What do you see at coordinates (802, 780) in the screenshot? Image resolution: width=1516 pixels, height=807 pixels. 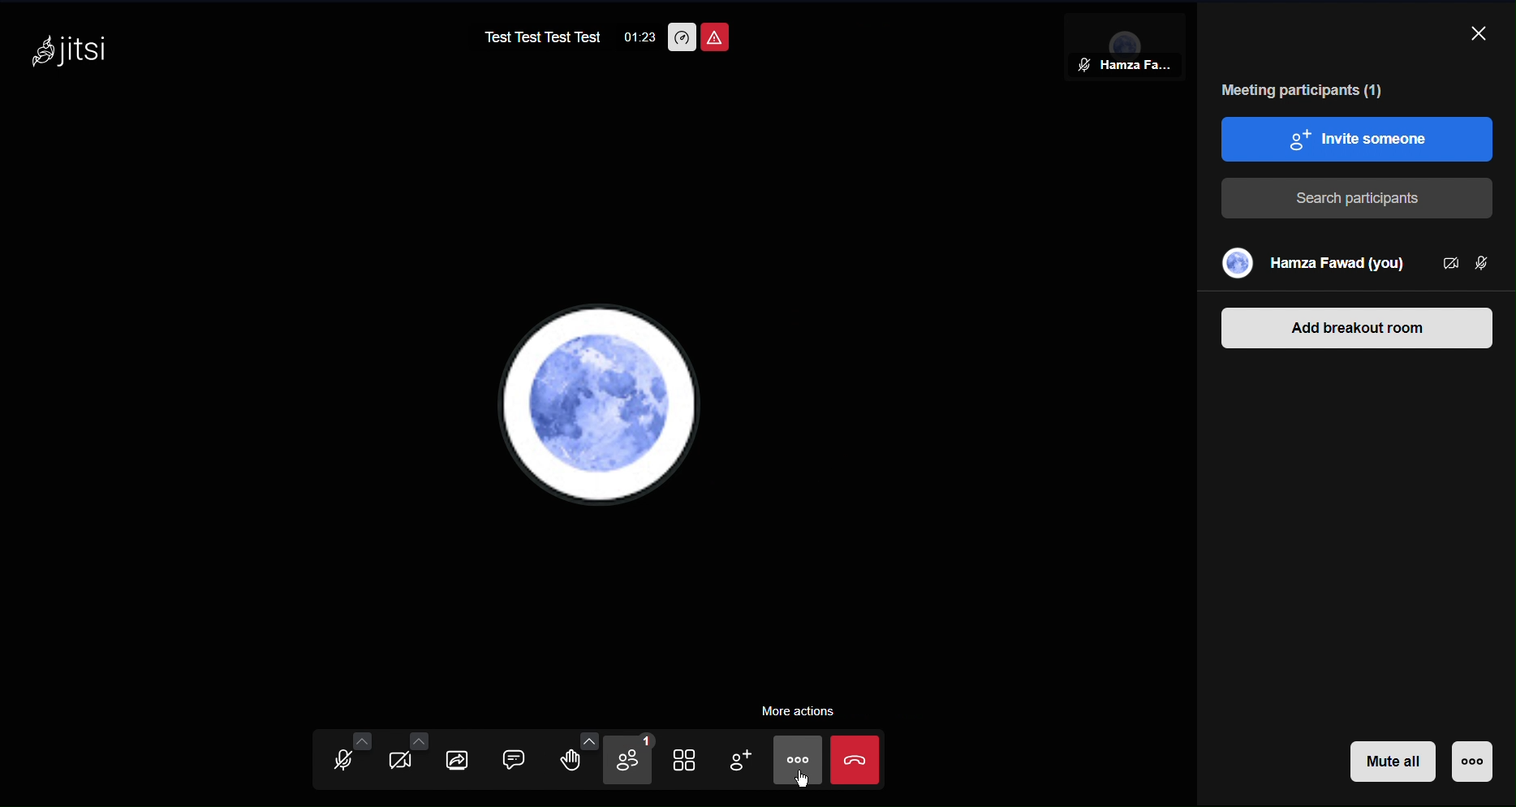 I see `cursor` at bounding box center [802, 780].